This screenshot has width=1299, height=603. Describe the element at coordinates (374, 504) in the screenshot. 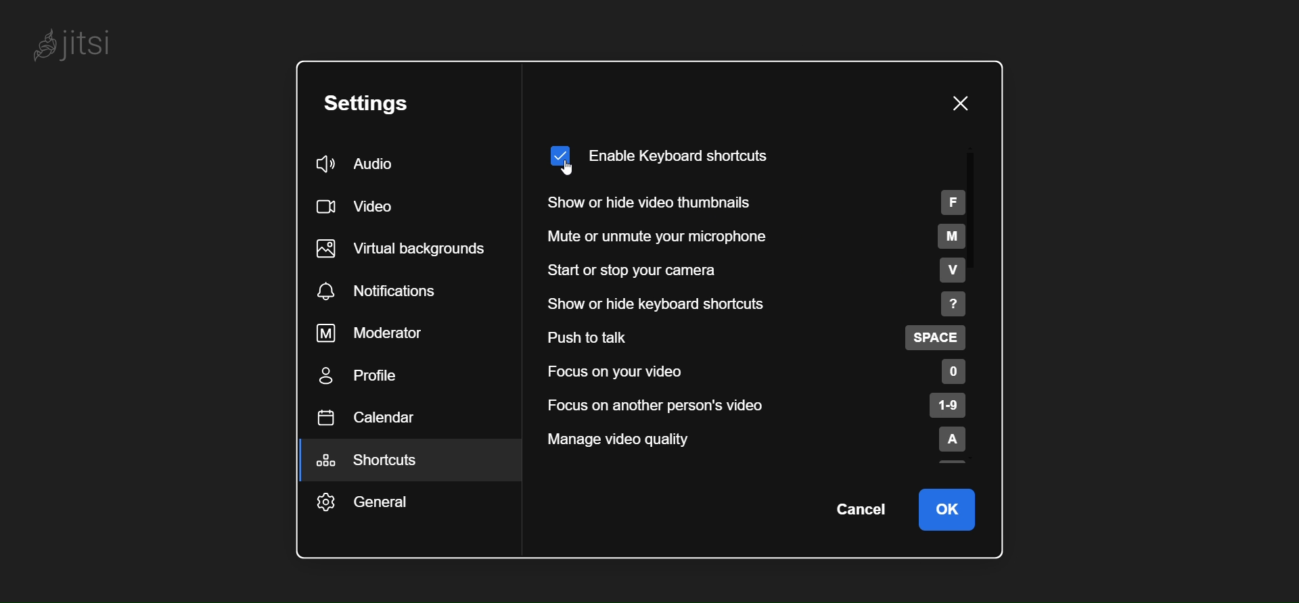

I see `general` at that location.